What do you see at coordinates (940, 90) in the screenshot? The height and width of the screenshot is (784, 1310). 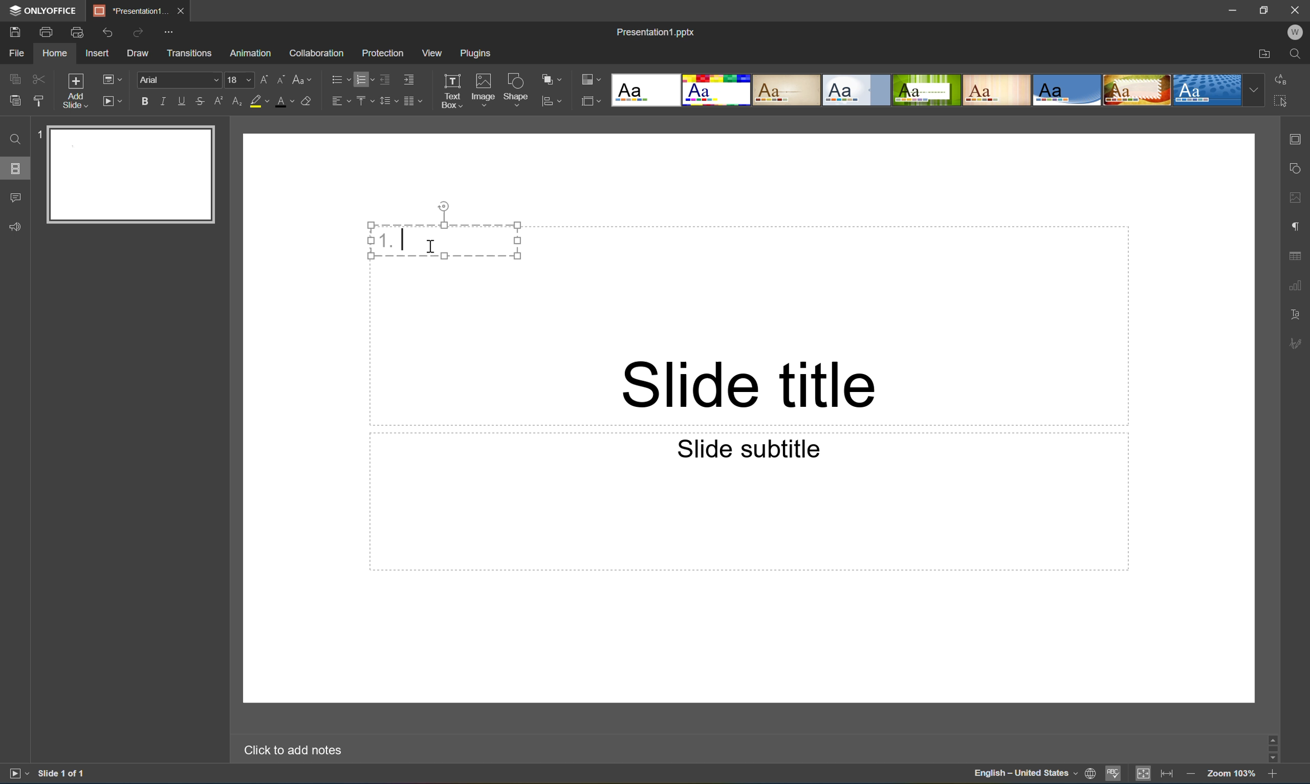 I see `type of slides` at bounding box center [940, 90].